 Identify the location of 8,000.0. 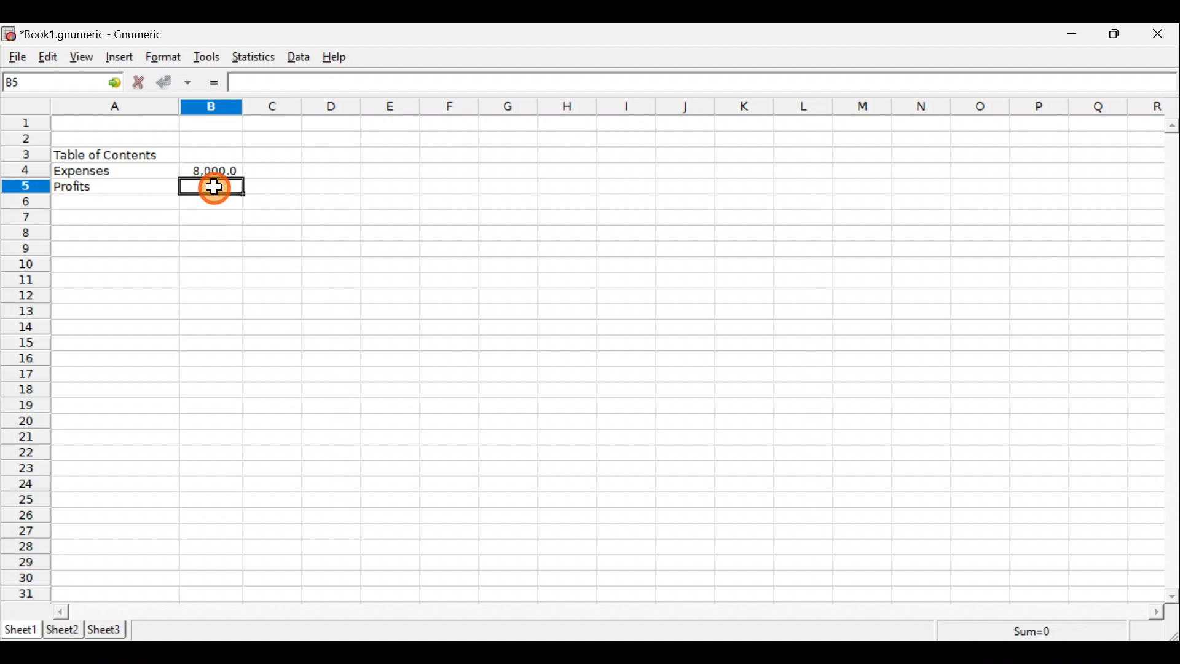
(214, 170).